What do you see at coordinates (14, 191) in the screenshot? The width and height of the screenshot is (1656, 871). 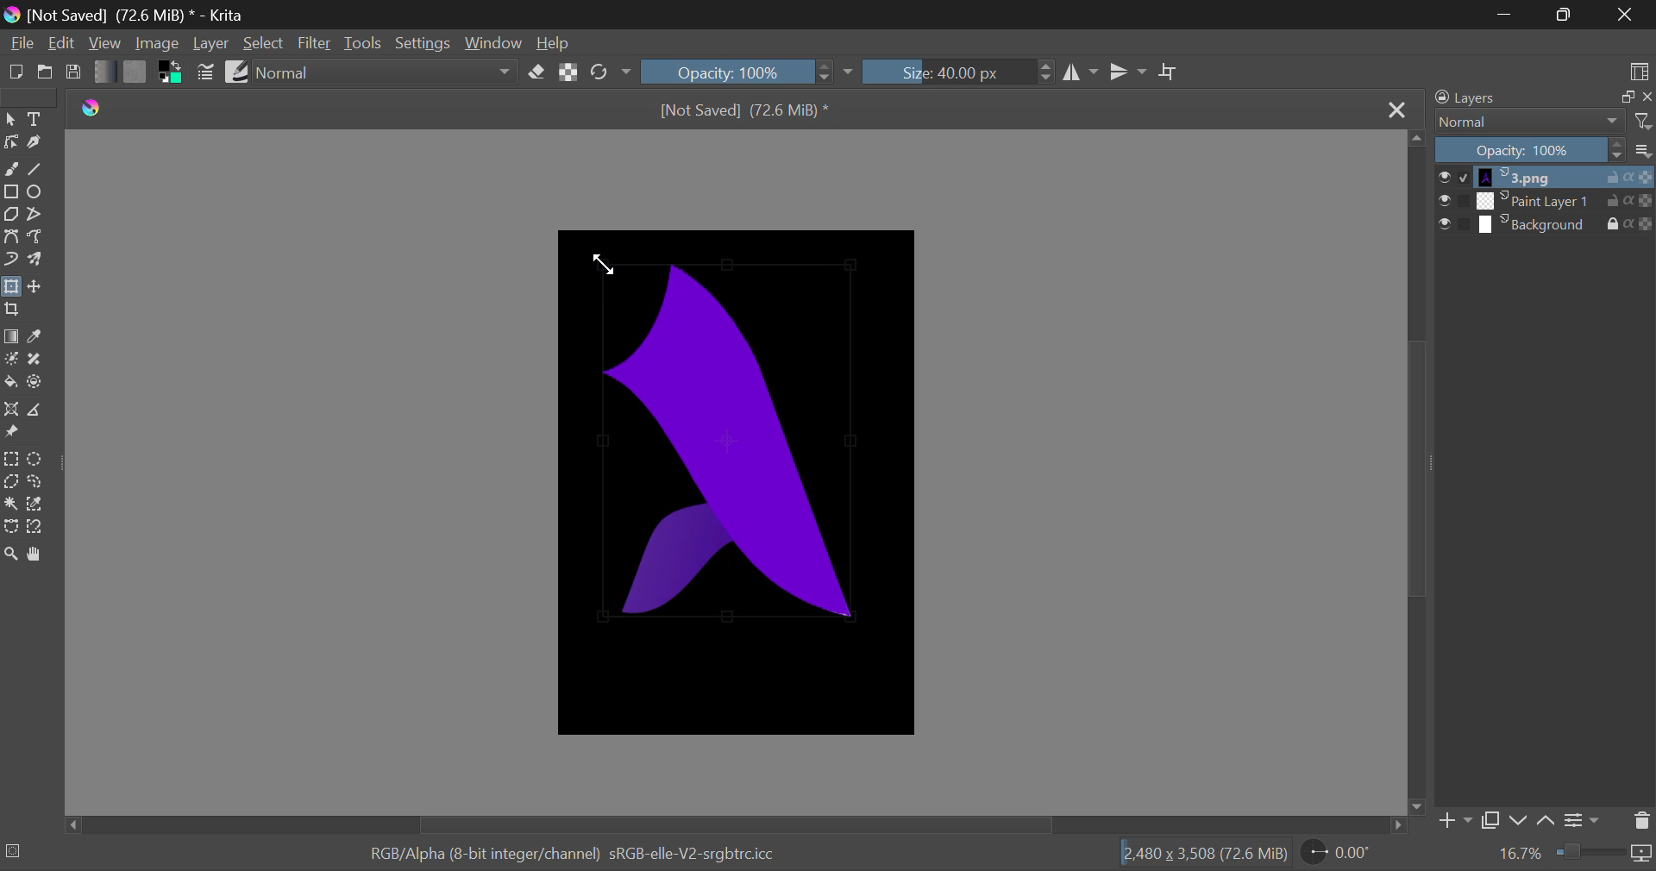 I see `Rectangle` at bounding box center [14, 191].